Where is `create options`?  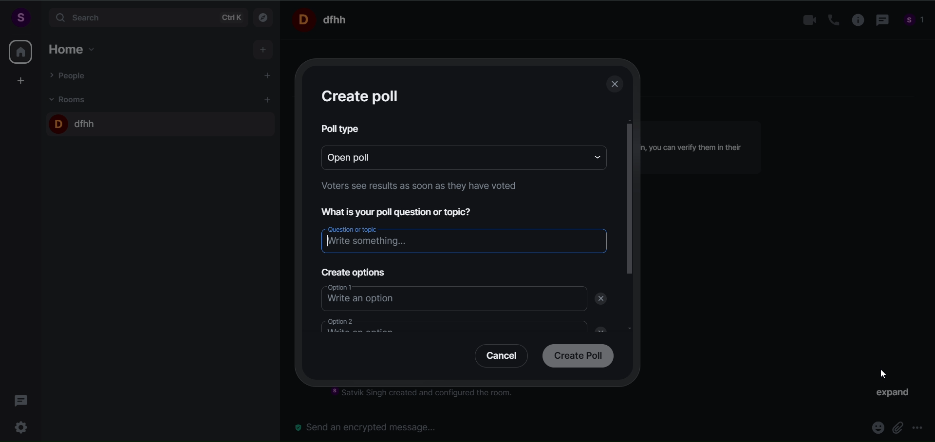
create options is located at coordinates (352, 270).